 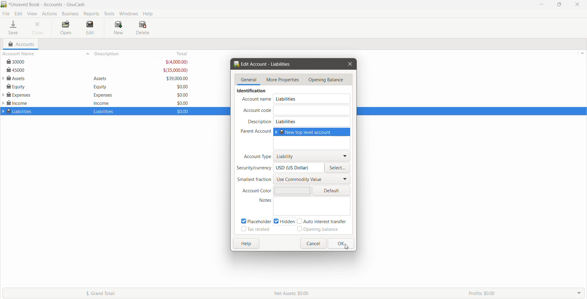 I want to click on Security/currency, so click(x=254, y=168).